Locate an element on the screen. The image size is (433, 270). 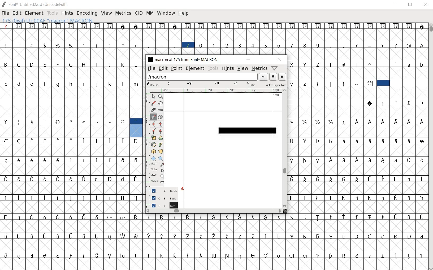
Symbol is located at coordinates (84, 198).